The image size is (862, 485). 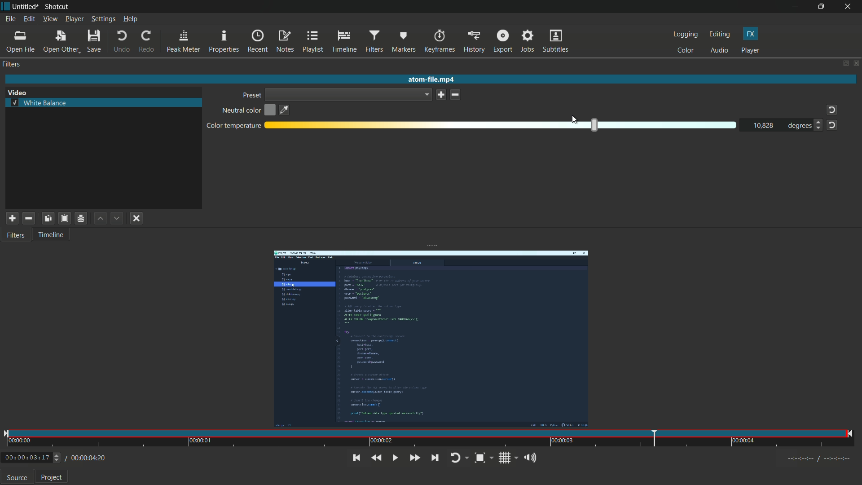 What do you see at coordinates (460, 458) in the screenshot?
I see `toggle player looping` at bounding box center [460, 458].